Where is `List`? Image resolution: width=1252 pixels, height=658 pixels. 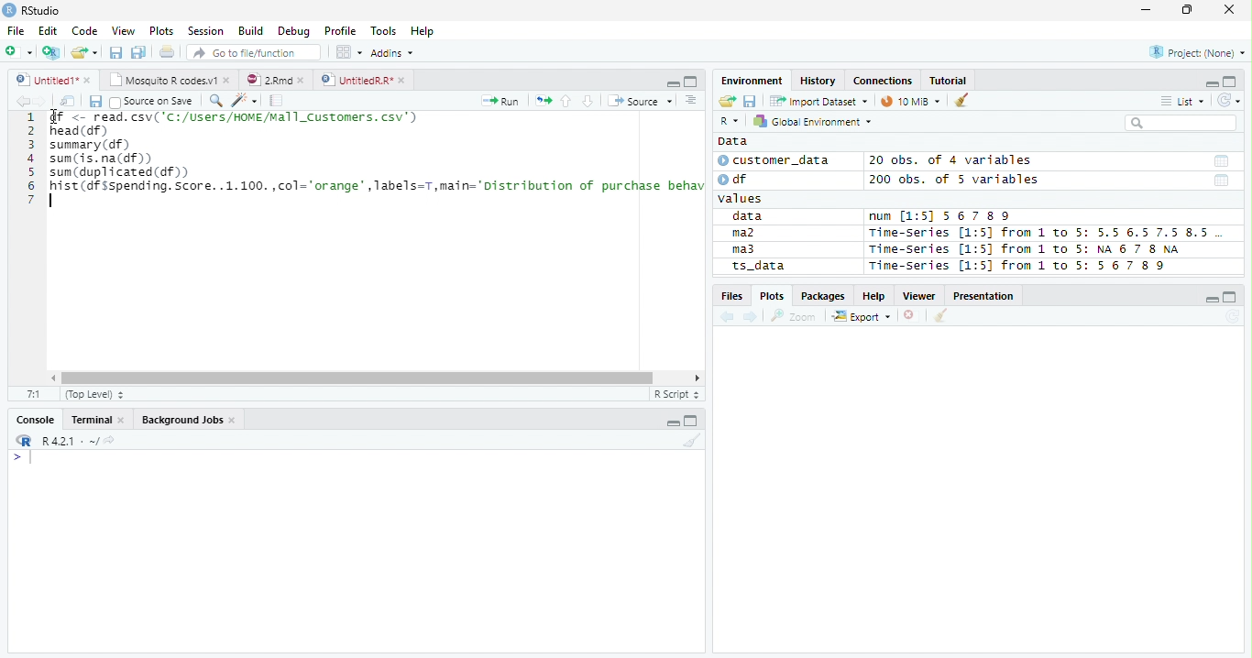
List is located at coordinates (1181, 102).